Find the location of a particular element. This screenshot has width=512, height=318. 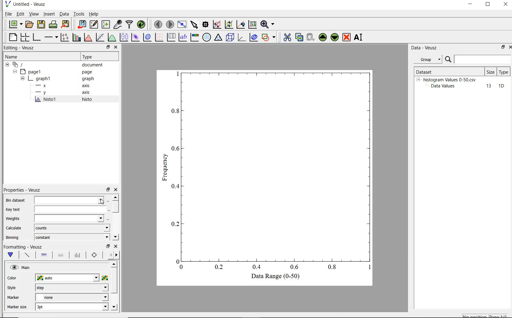

pic color is located at coordinates (105, 278).